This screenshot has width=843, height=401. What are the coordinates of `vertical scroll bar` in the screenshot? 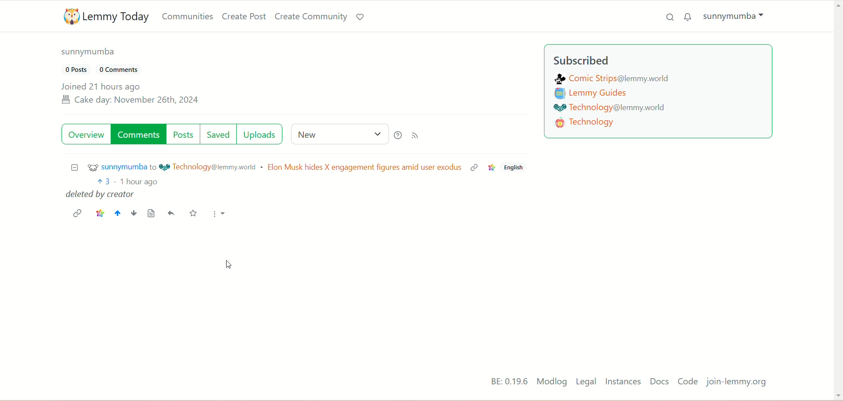 It's located at (838, 199).